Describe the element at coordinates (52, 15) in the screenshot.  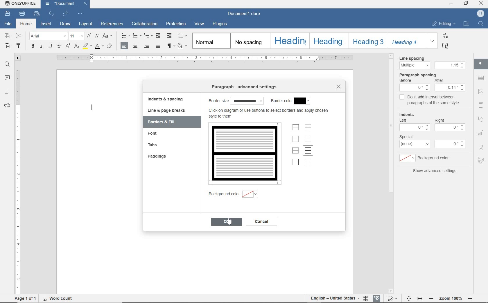
I see `undo` at that location.